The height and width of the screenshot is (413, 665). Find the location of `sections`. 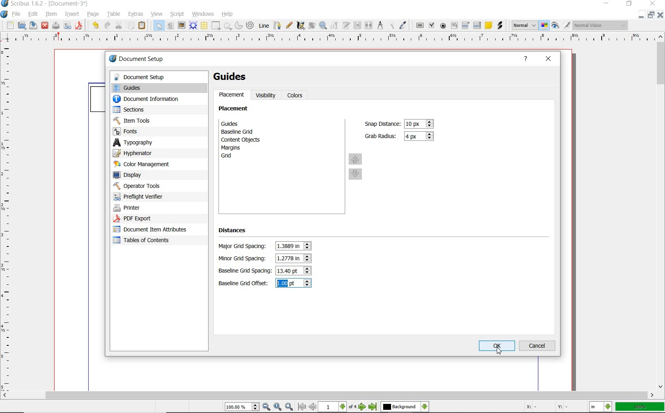

sections is located at coordinates (153, 110).